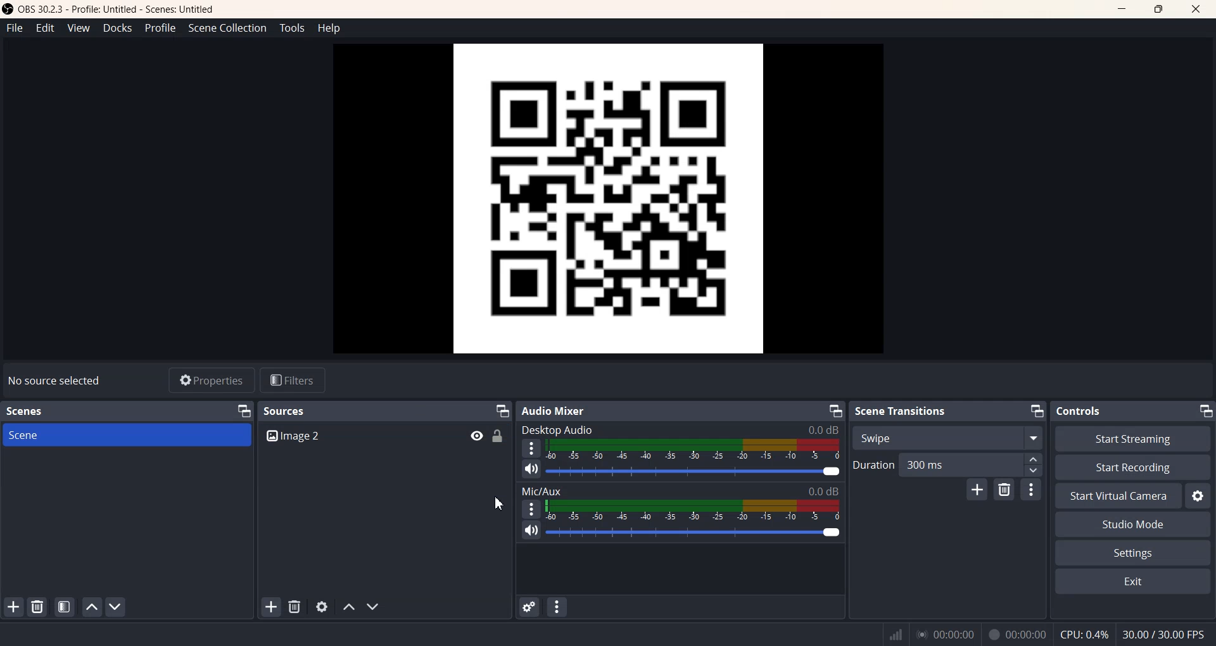 This screenshot has width=1216, height=646. Describe the element at coordinates (226, 28) in the screenshot. I see `Scene Collection` at that location.